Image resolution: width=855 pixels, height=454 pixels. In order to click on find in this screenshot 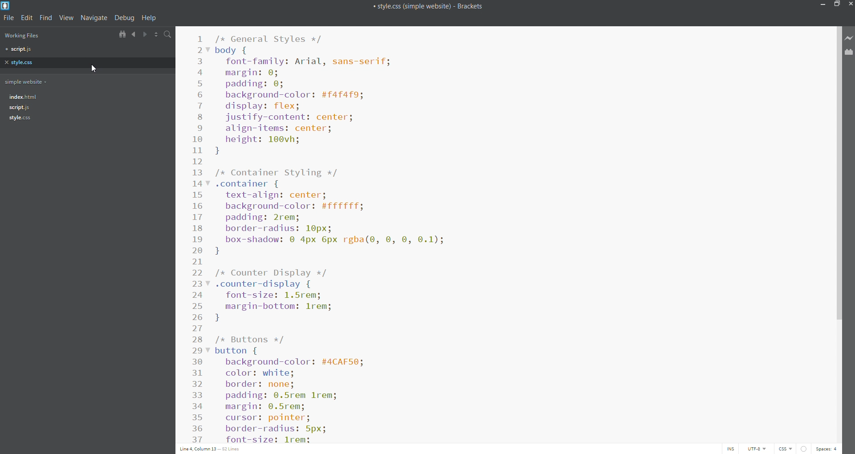, I will do `click(46, 18)`.